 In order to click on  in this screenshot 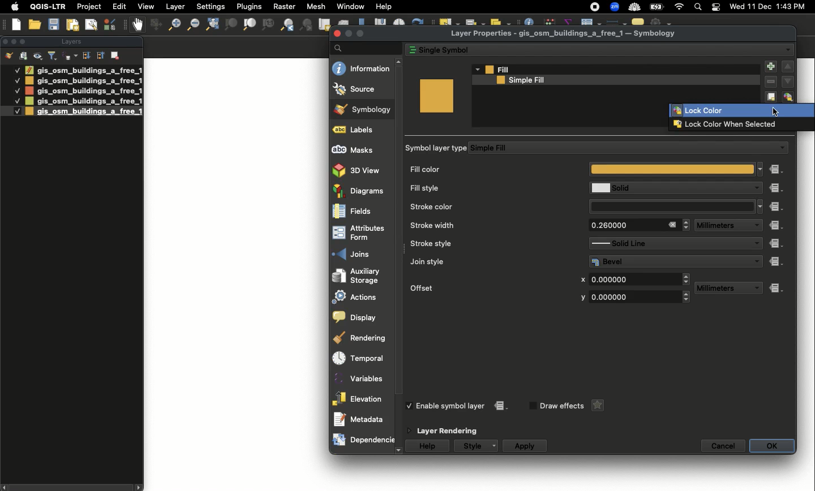, I will do `click(777, 206)`.